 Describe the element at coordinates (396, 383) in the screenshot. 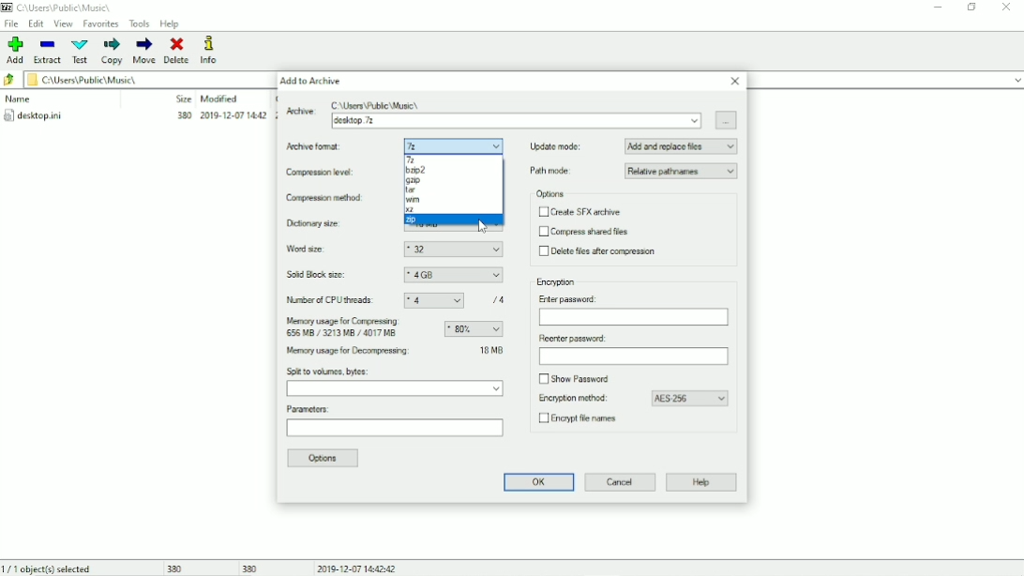

I see `Split to volumes` at that location.